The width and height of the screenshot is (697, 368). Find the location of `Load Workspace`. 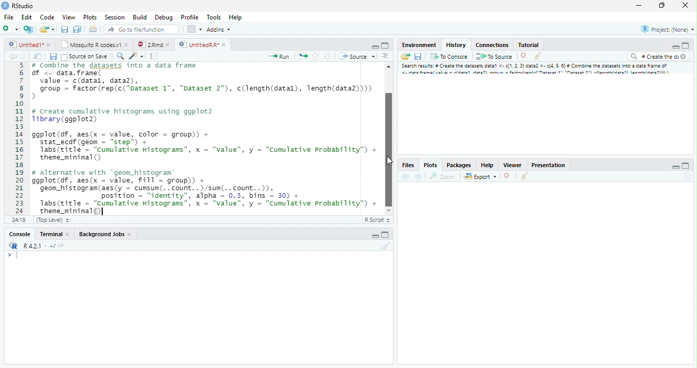

Load Workspace is located at coordinates (406, 58).